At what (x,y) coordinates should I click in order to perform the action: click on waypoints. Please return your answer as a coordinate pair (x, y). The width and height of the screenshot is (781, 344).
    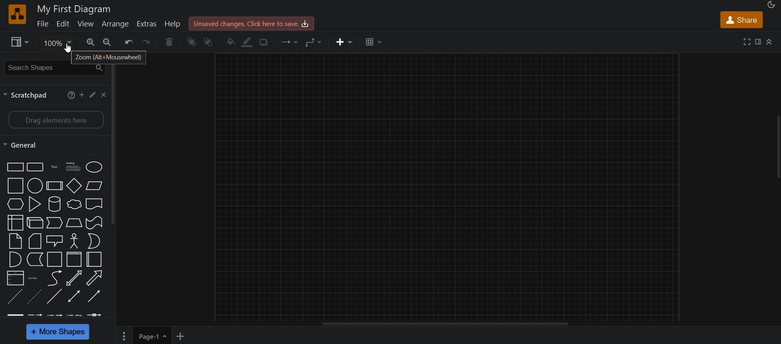
    Looking at the image, I should click on (314, 41).